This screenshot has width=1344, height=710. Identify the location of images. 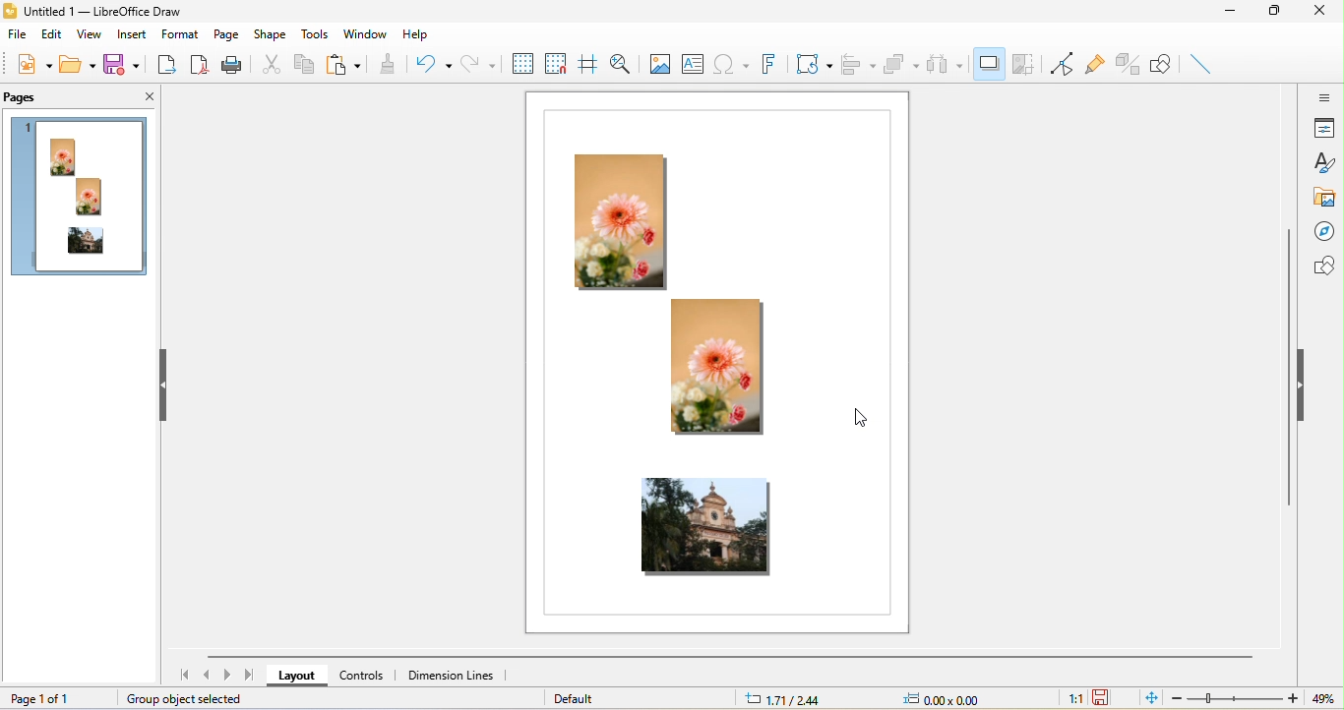
(716, 369).